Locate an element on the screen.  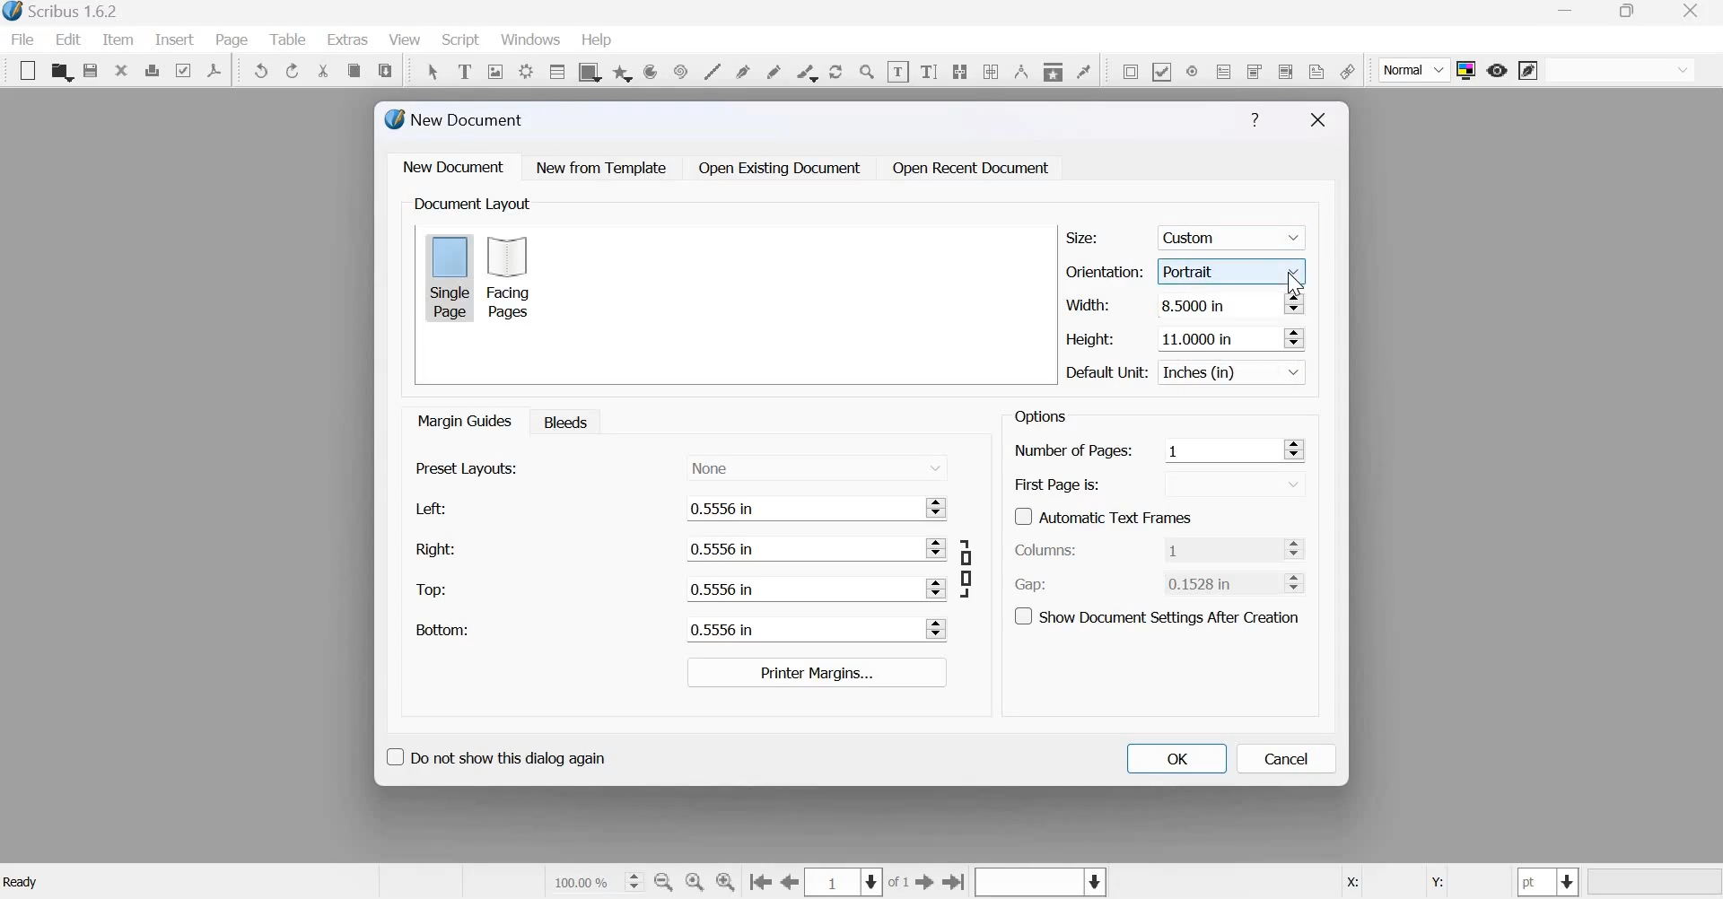
Automatic Text Frames is located at coordinates (1104, 515).